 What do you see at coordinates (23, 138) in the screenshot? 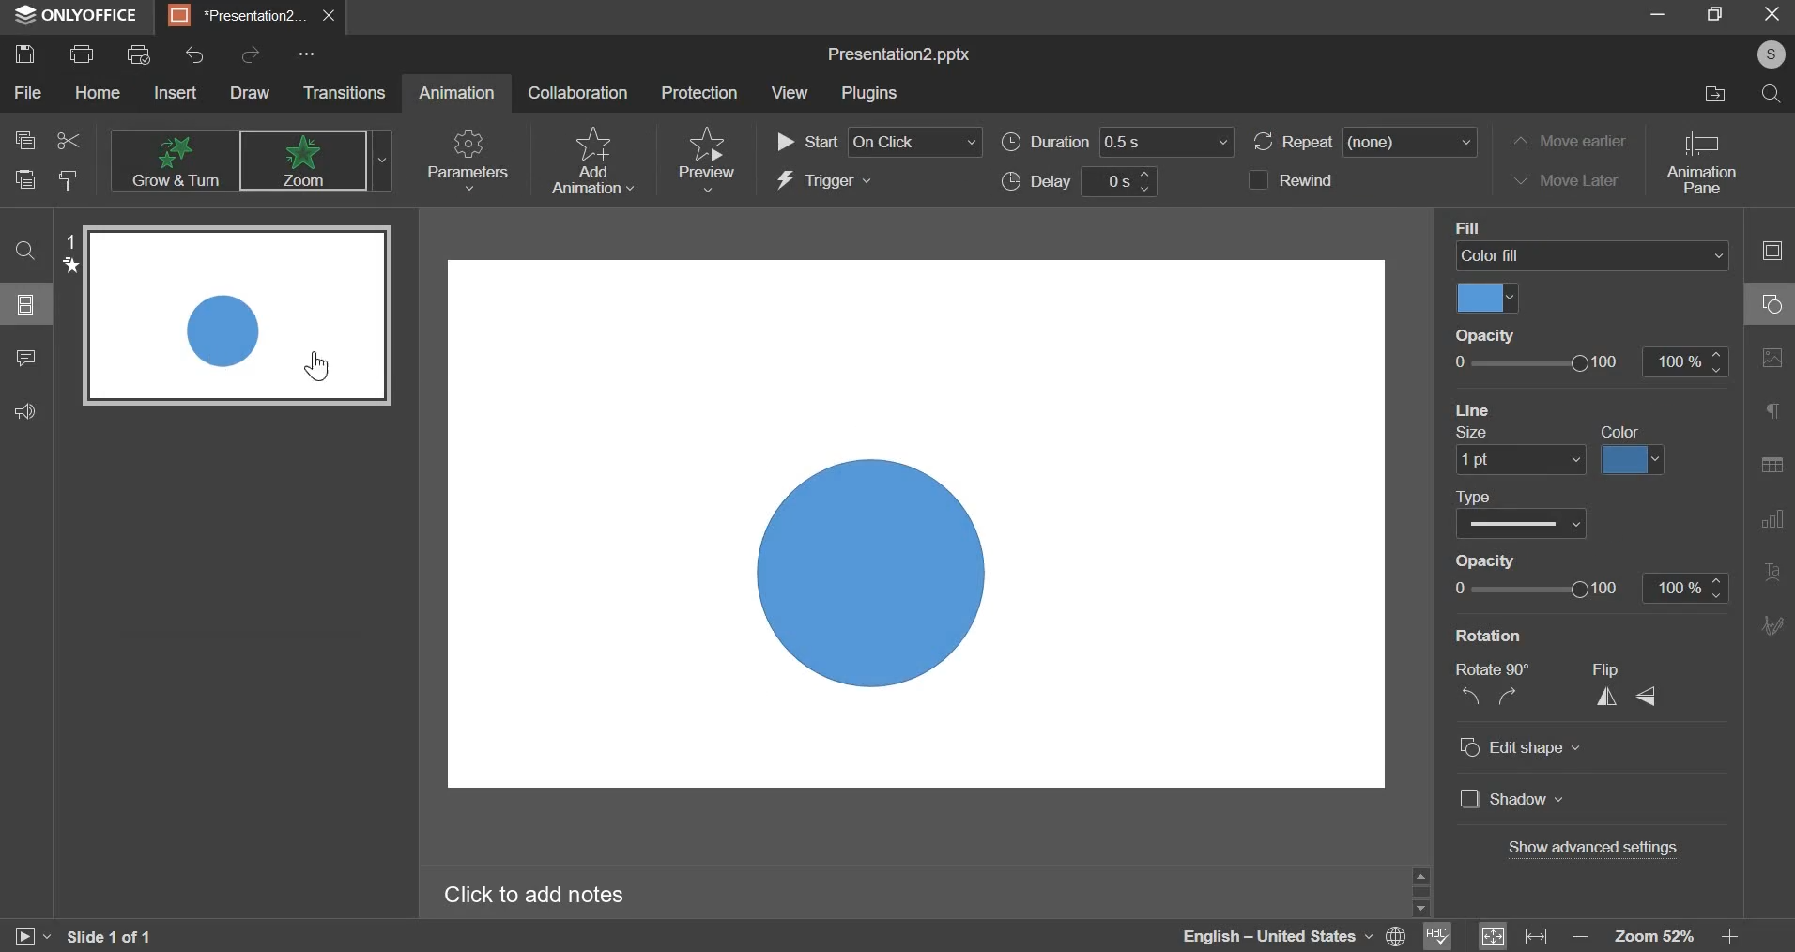
I see `copy` at bounding box center [23, 138].